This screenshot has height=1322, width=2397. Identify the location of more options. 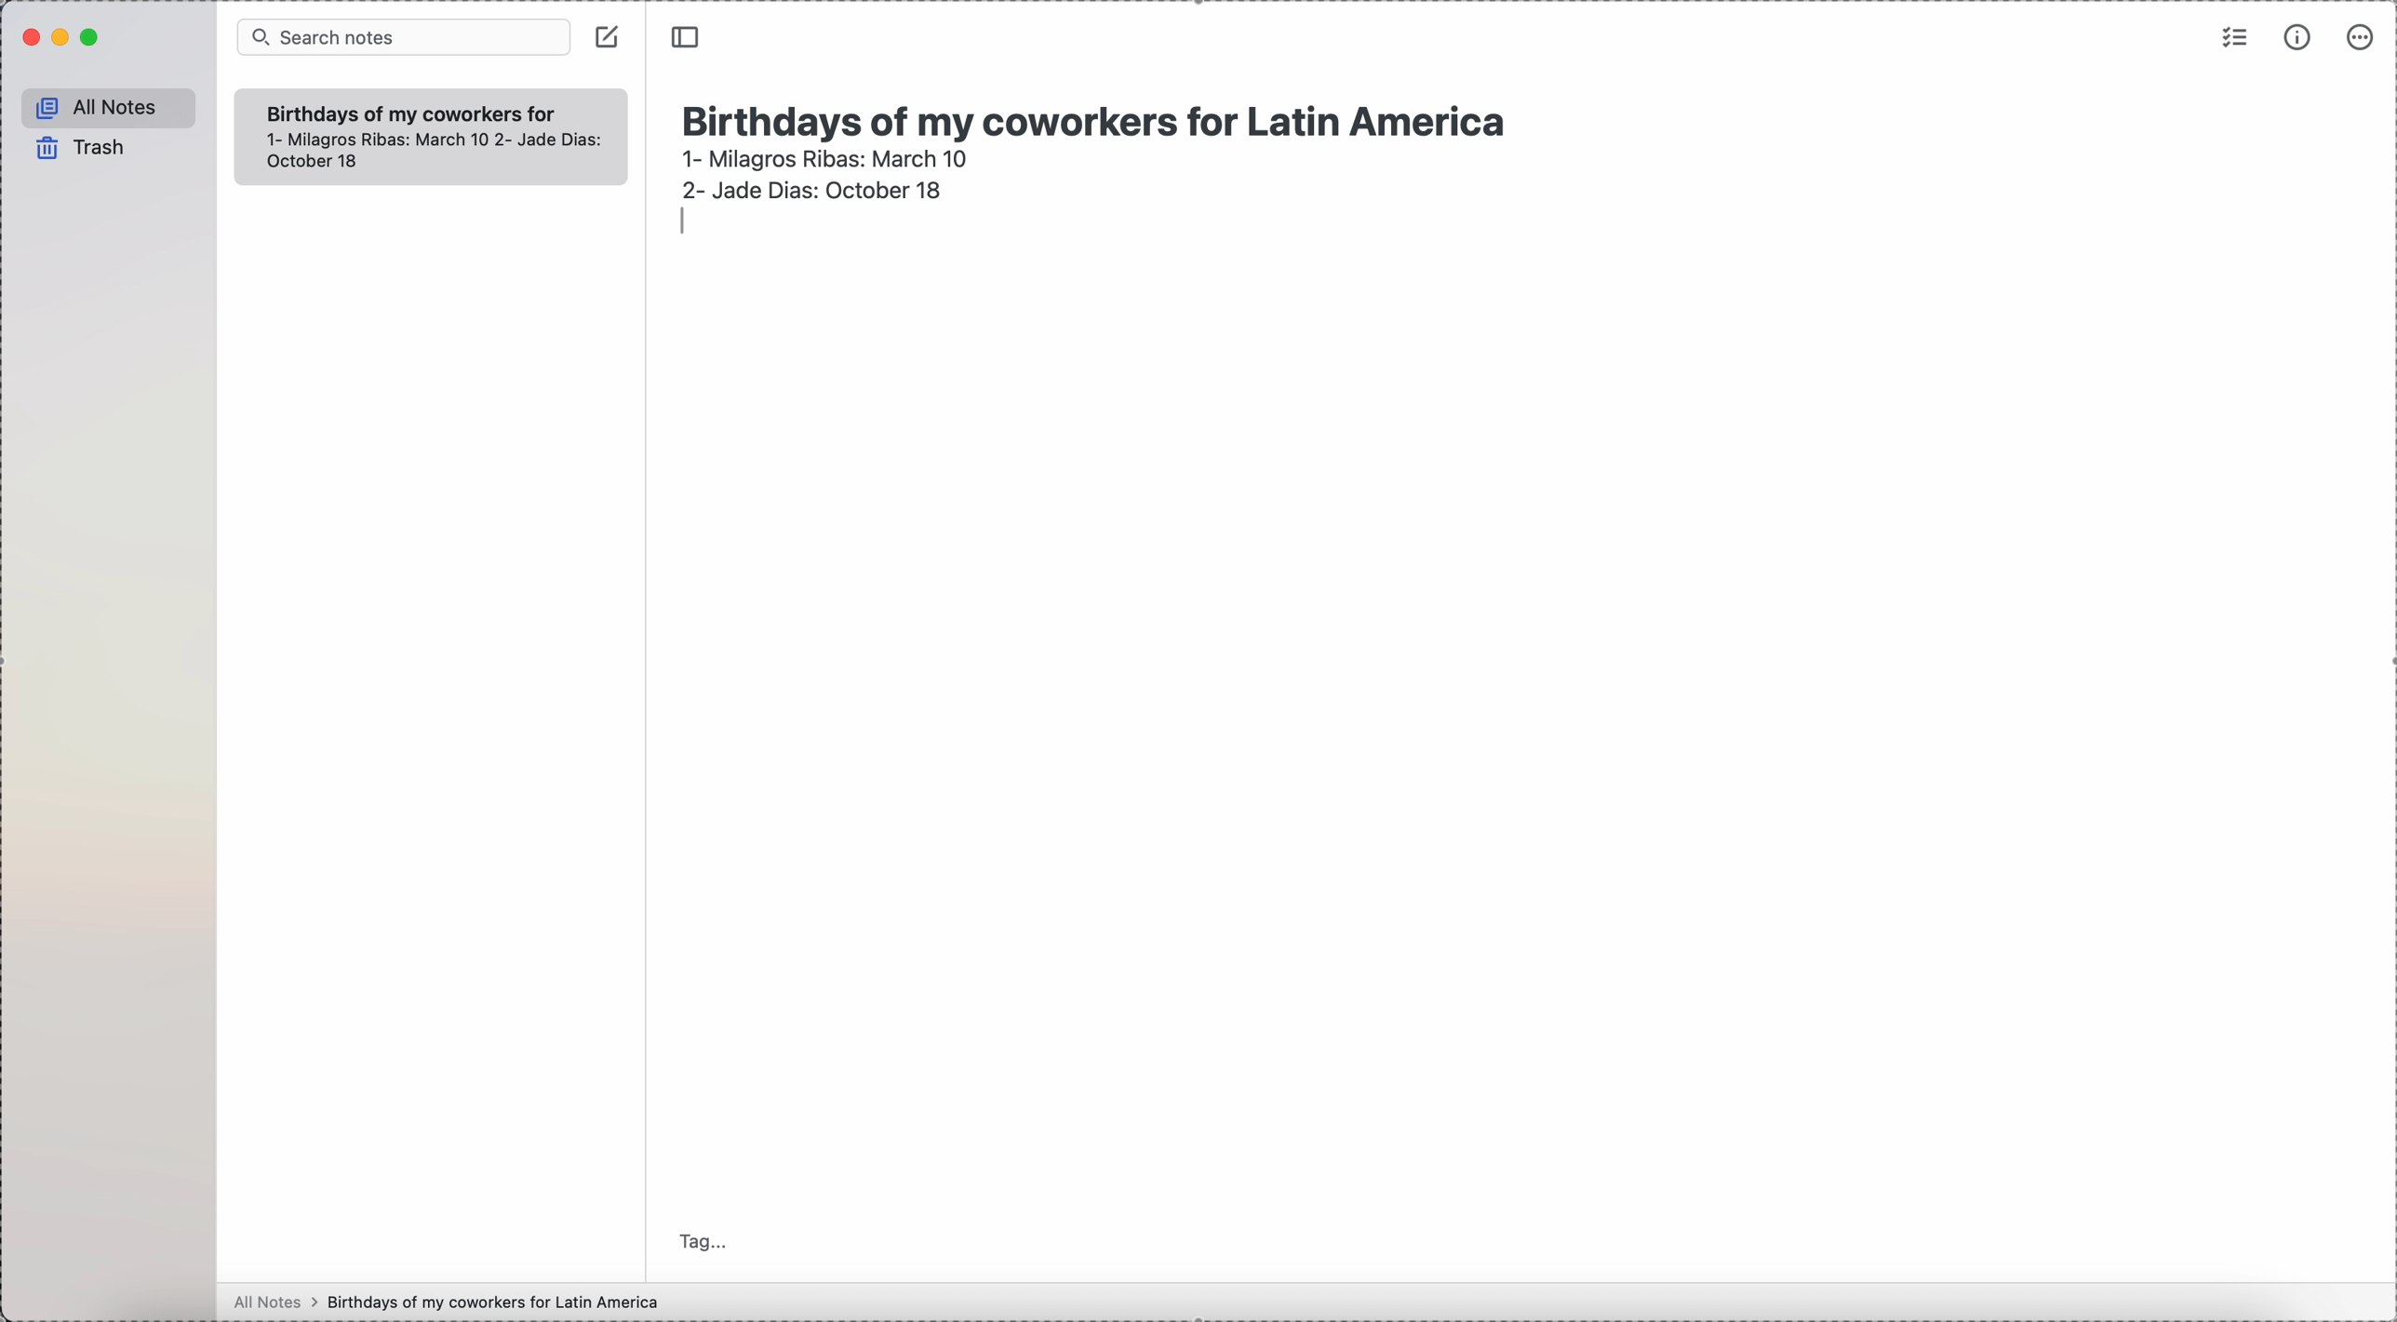
(2363, 35).